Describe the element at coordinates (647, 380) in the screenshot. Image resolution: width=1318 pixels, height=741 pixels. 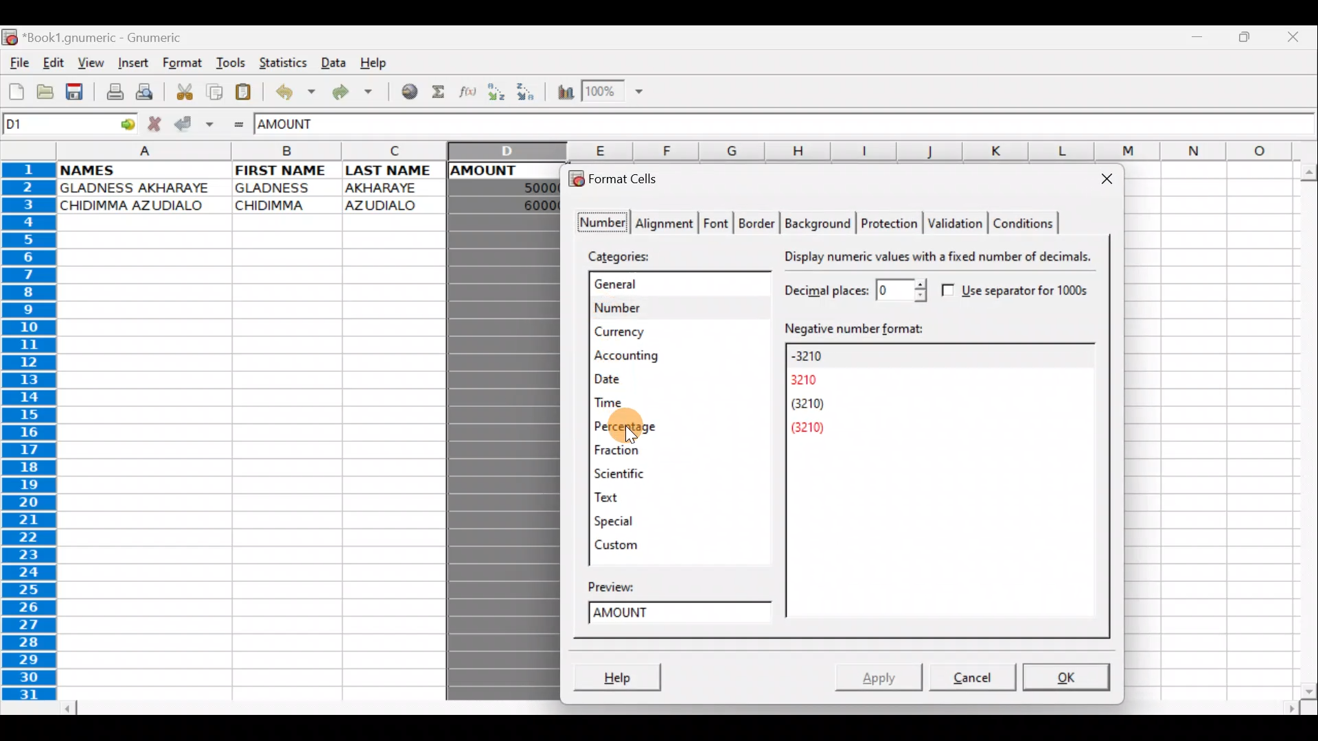
I see `Date` at that location.